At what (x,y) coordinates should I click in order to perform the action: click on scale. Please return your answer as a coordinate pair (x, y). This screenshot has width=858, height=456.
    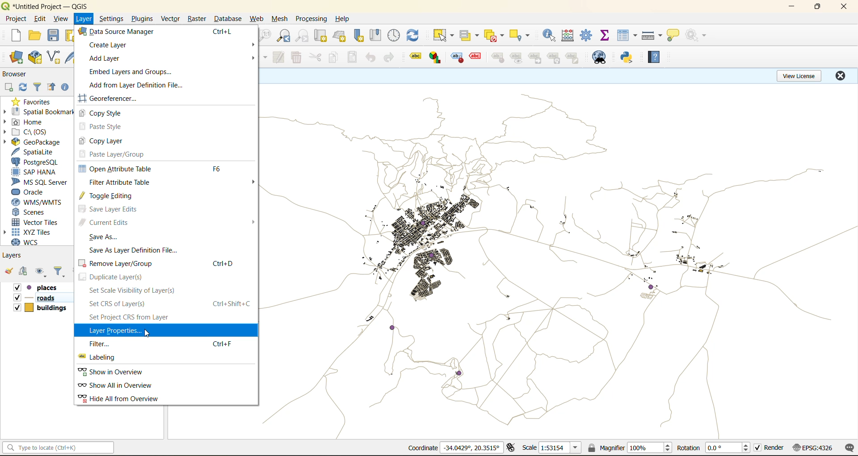
    Looking at the image, I should click on (554, 448).